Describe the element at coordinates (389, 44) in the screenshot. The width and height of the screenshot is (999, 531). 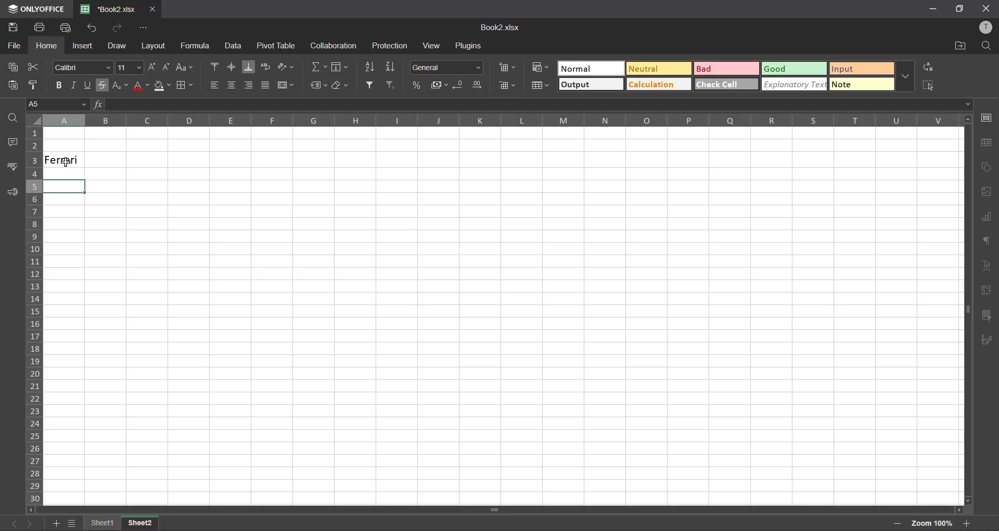
I see `protection` at that location.